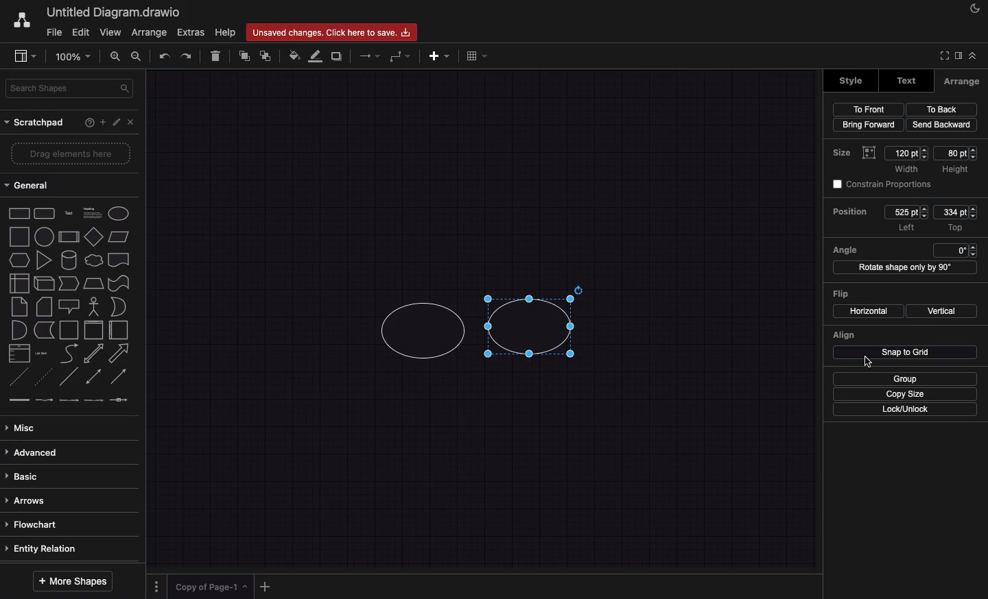 The width and height of the screenshot is (988, 599). Describe the element at coordinates (118, 399) in the screenshot. I see `connector with symbol ` at that location.